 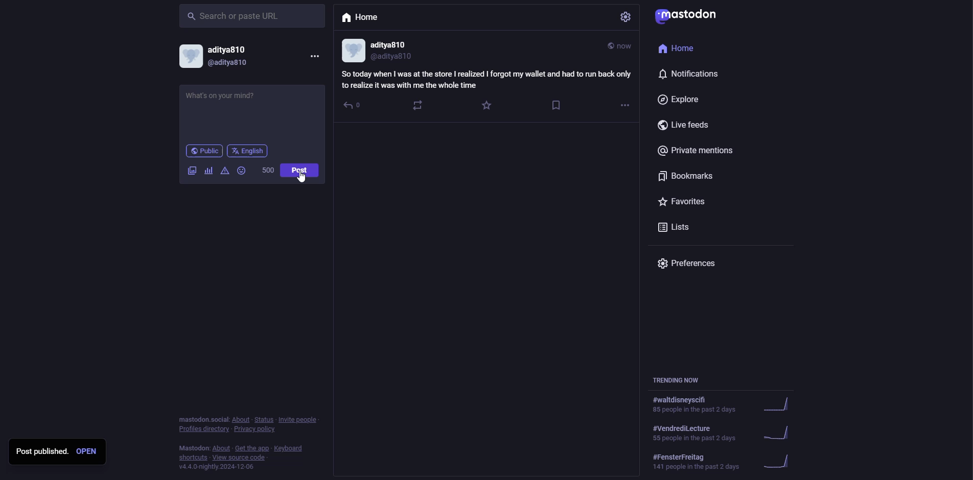 I want to click on post published, so click(x=42, y=450).